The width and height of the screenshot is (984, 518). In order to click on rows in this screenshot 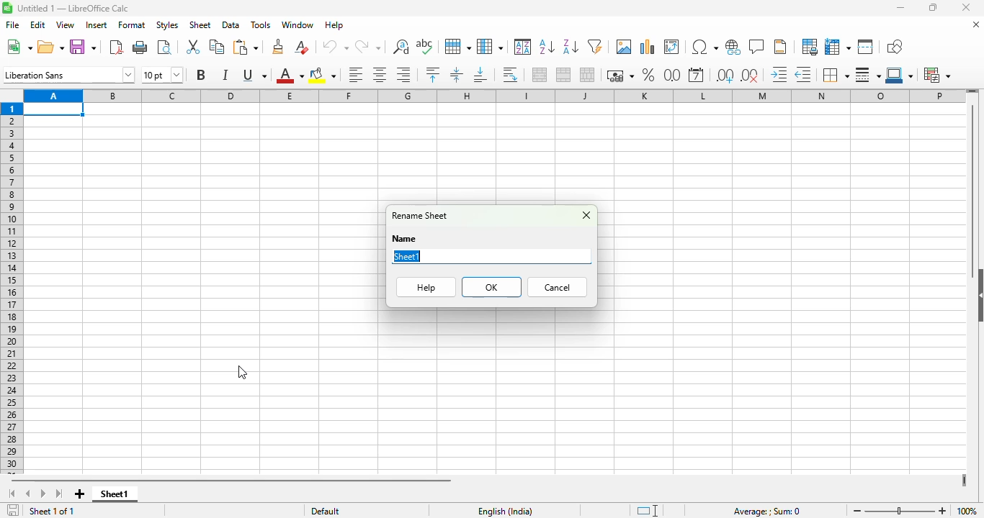, I will do `click(12, 288)`.